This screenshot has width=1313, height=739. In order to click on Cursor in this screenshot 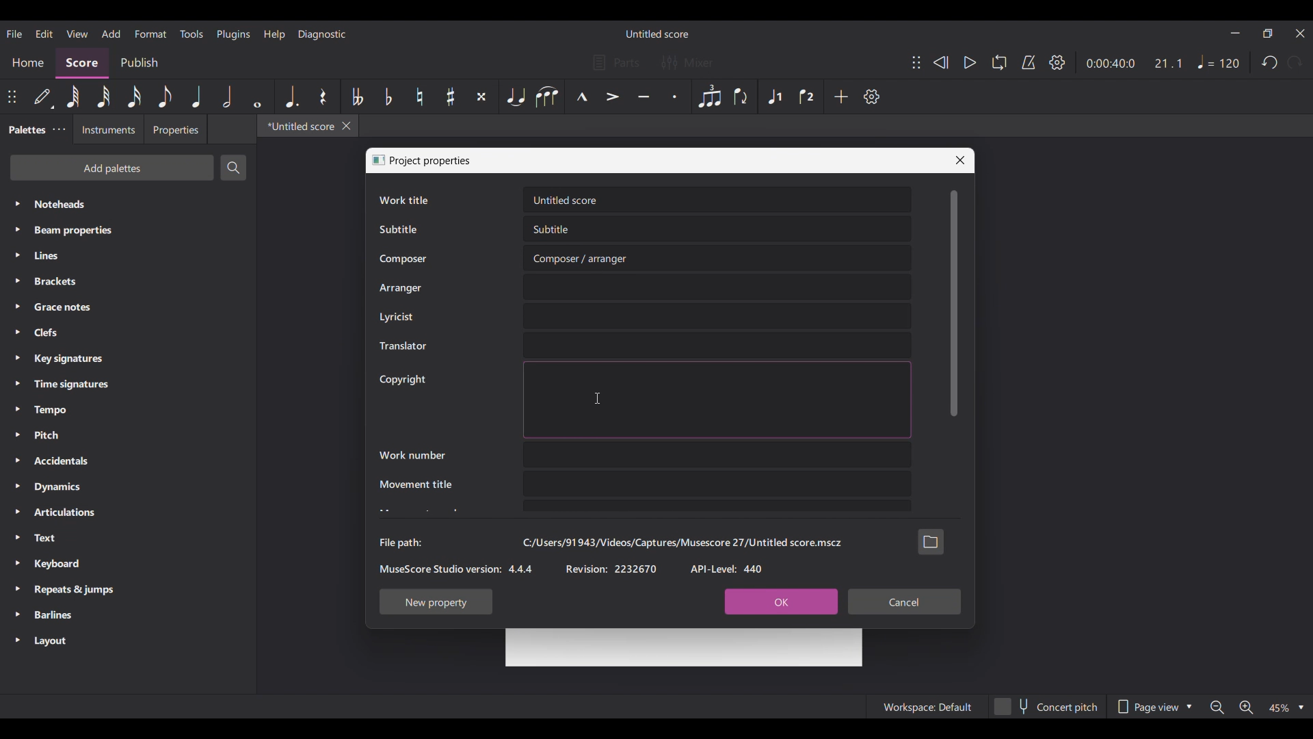, I will do `click(598, 398)`.